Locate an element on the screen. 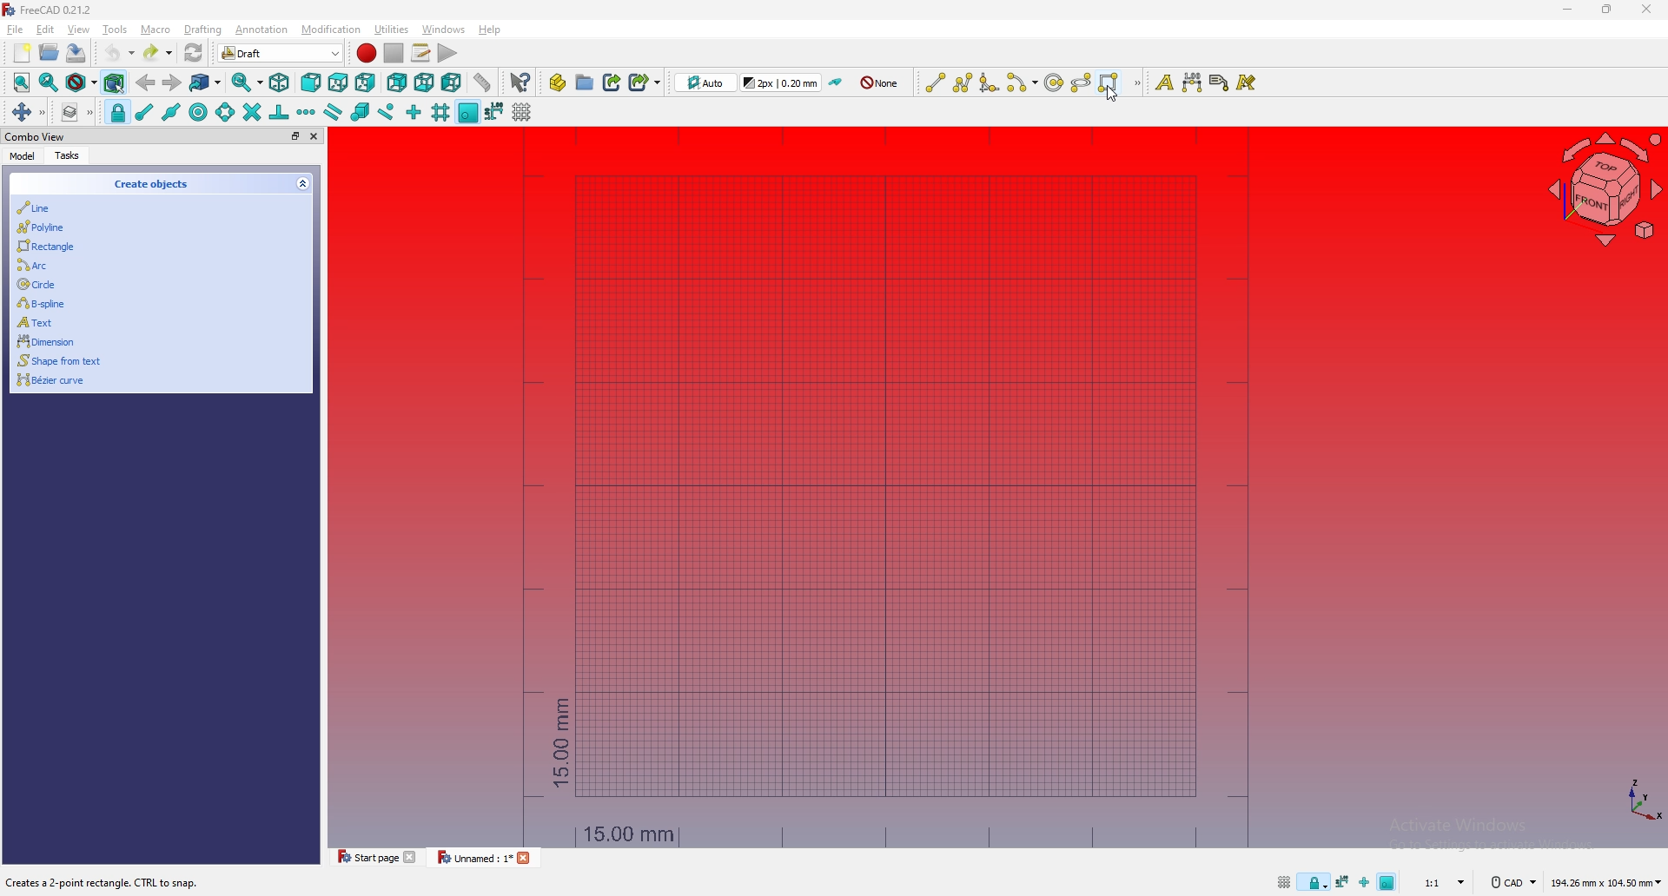 Image resolution: width=1668 pixels, height=896 pixels. snap extension is located at coordinates (307, 111).